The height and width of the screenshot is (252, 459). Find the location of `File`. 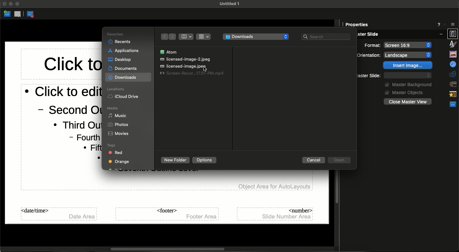

File is located at coordinates (169, 51).